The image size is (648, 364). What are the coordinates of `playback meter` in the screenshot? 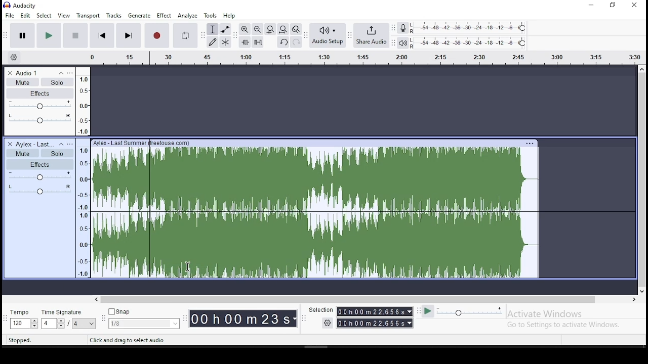 It's located at (402, 42).